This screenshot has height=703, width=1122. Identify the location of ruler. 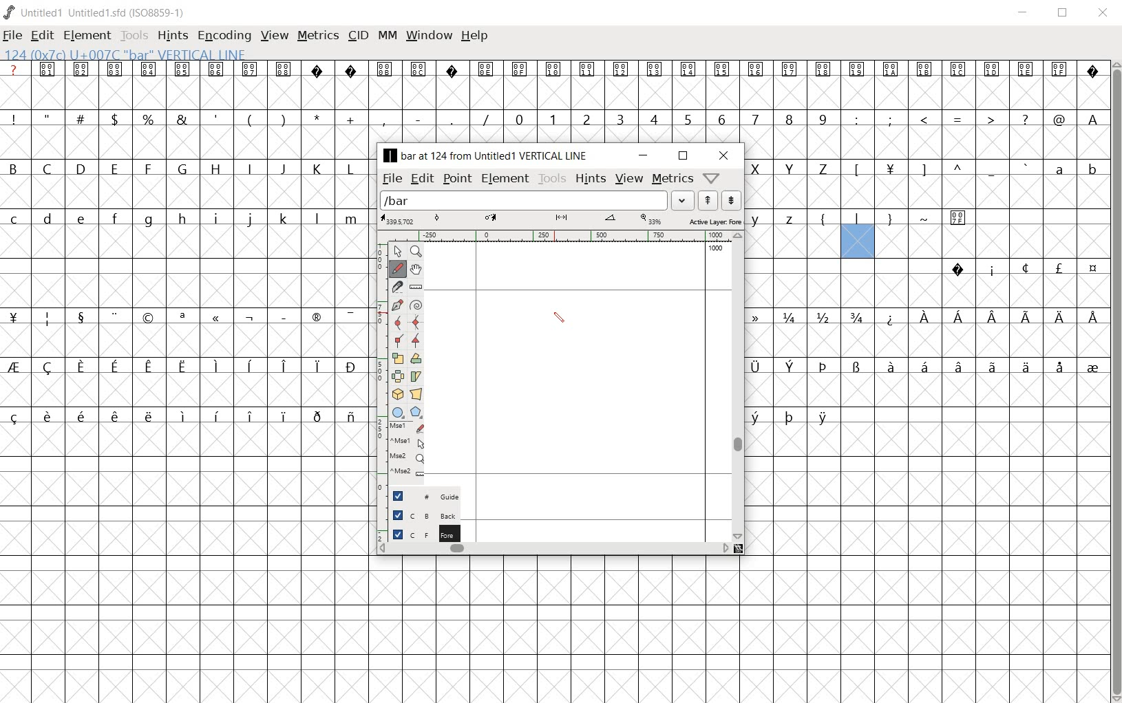
(556, 235).